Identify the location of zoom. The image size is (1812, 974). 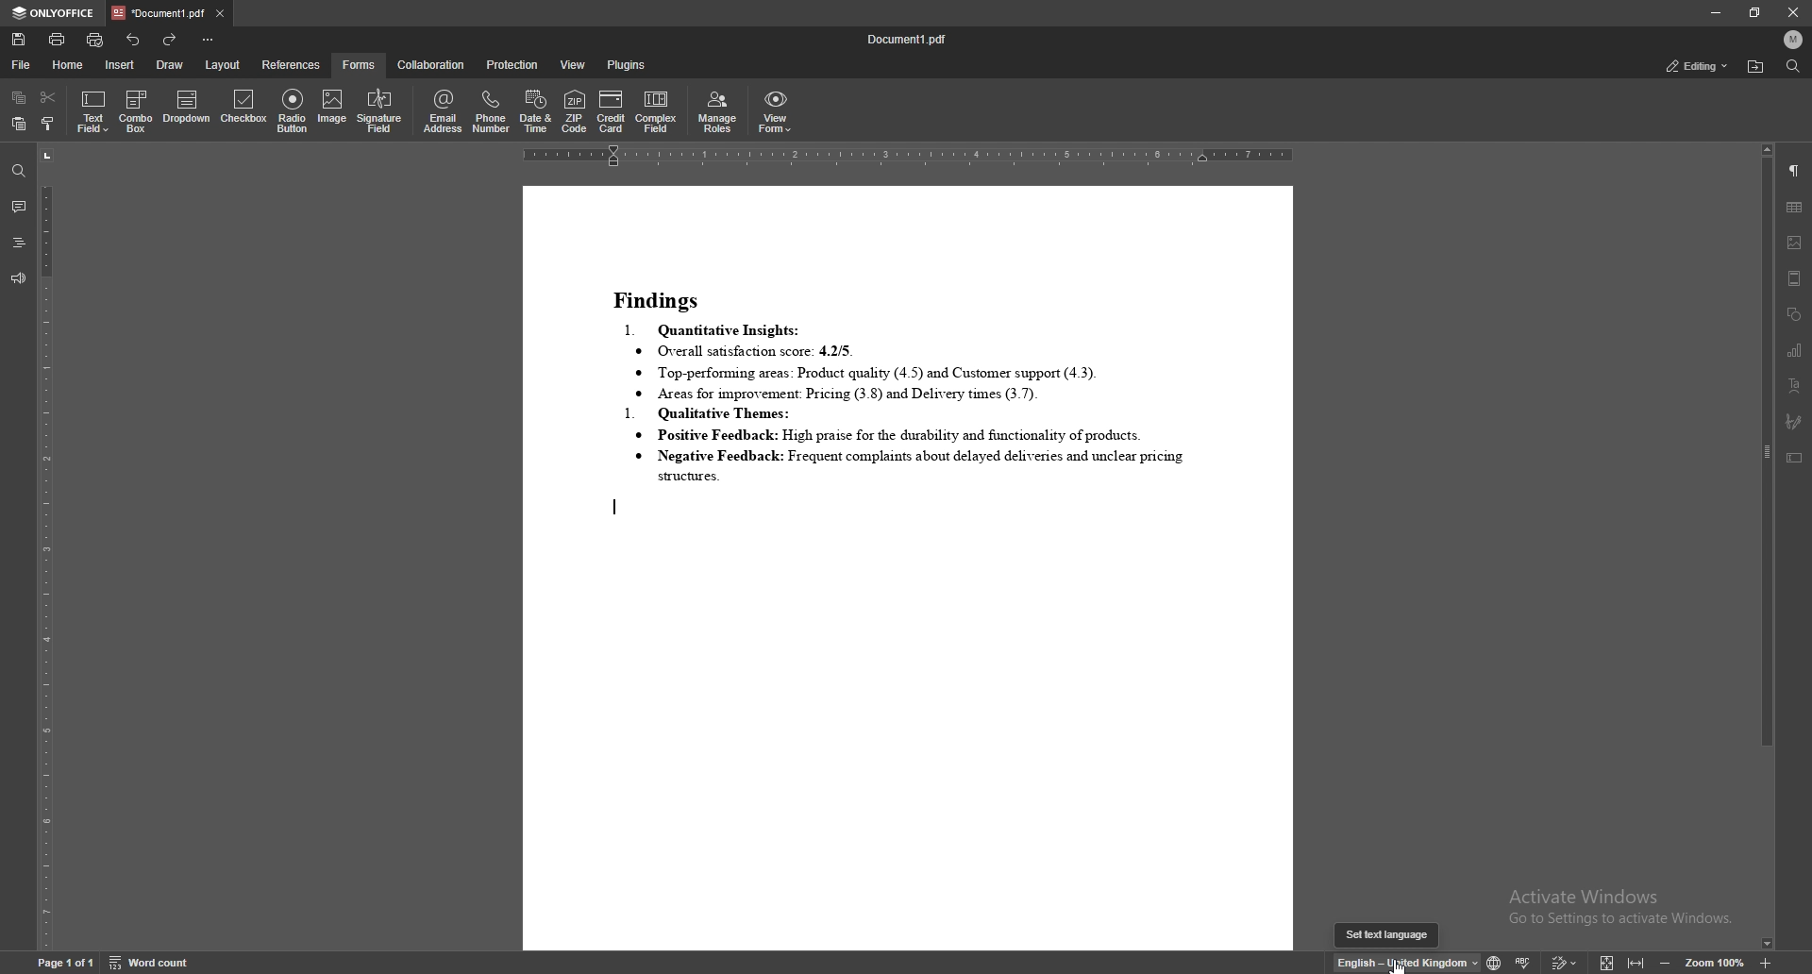
(1716, 962).